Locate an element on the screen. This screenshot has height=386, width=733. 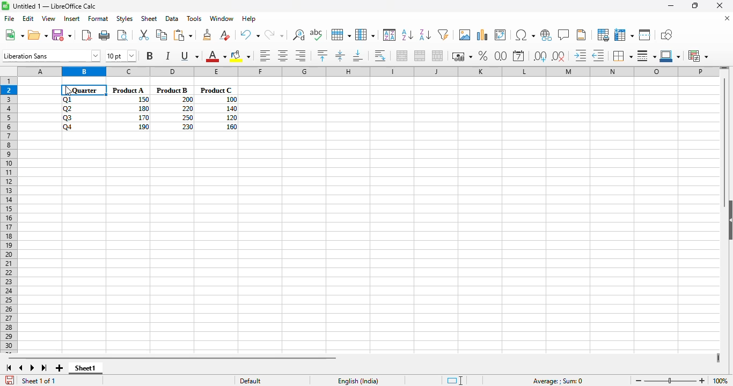
view is located at coordinates (48, 18).